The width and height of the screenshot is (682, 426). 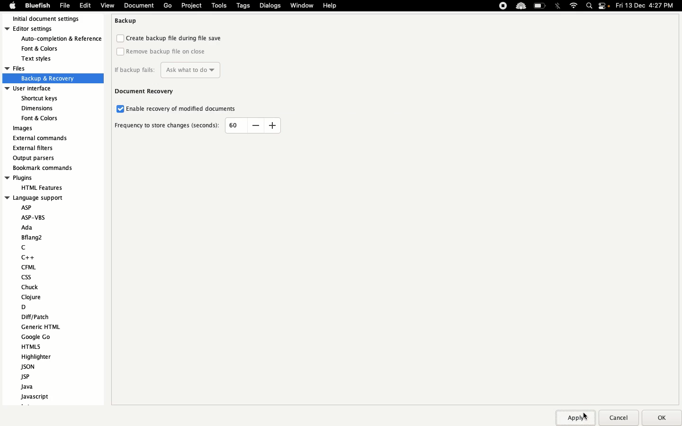 What do you see at coordinates (24, 129) in the screenshot?
I see `Images` at bounding box center [24, 129].